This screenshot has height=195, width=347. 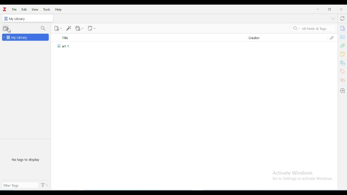 What do you see at coordinates (43, 28) in the screenshot?
I see `filter collections` at bounding box center [43, 28].